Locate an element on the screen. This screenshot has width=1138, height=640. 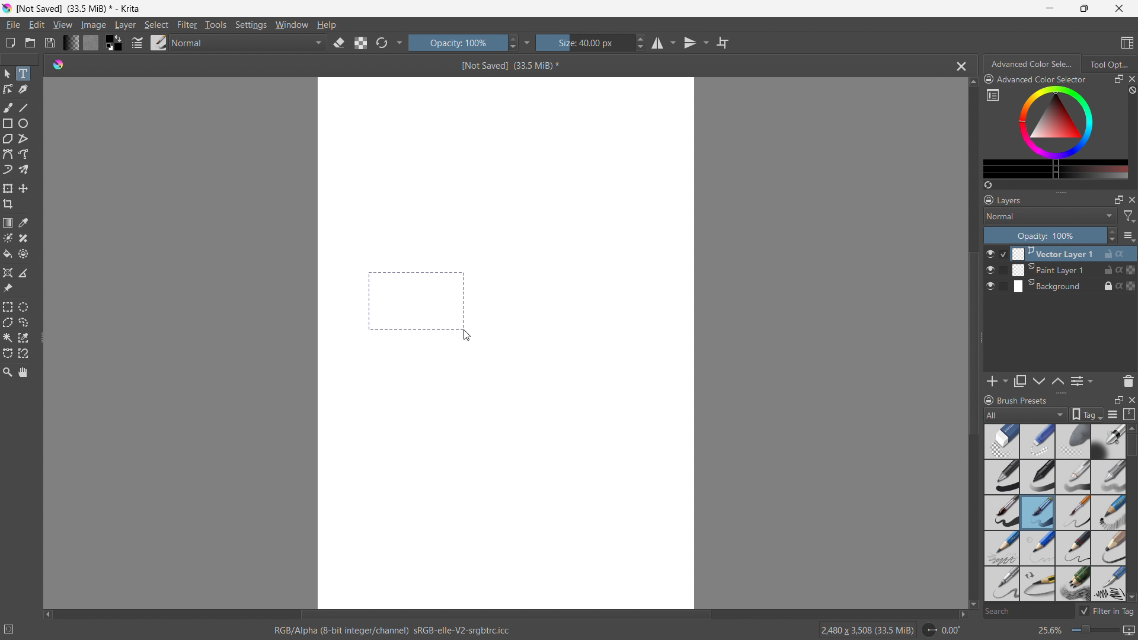
pencil is located at coordinates (1001, 548).